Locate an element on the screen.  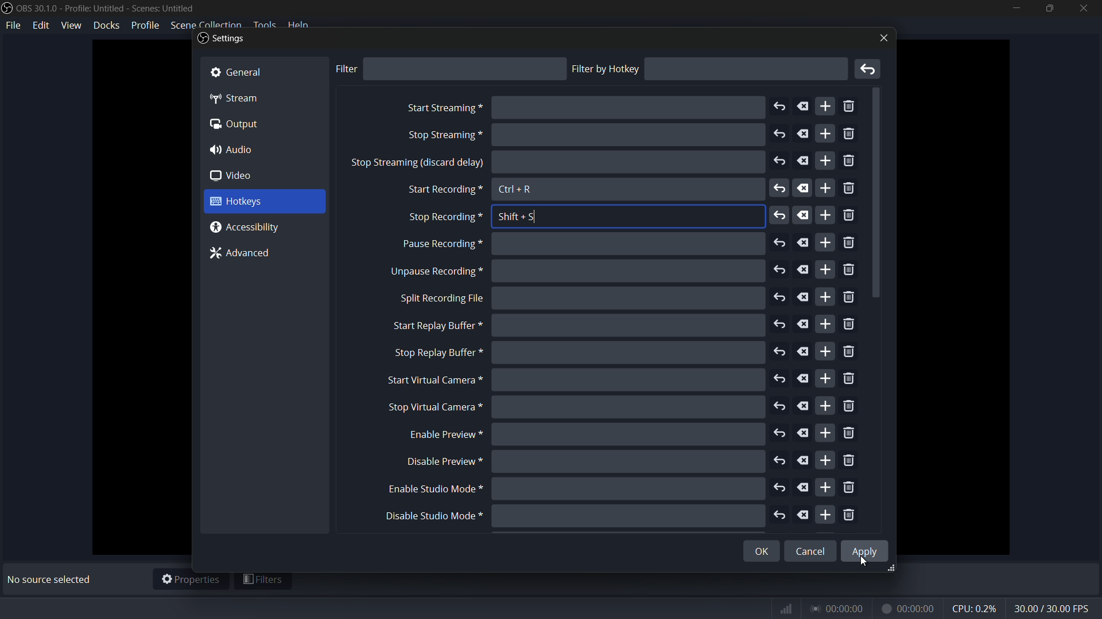
add more is located at coordinates (826, 461).